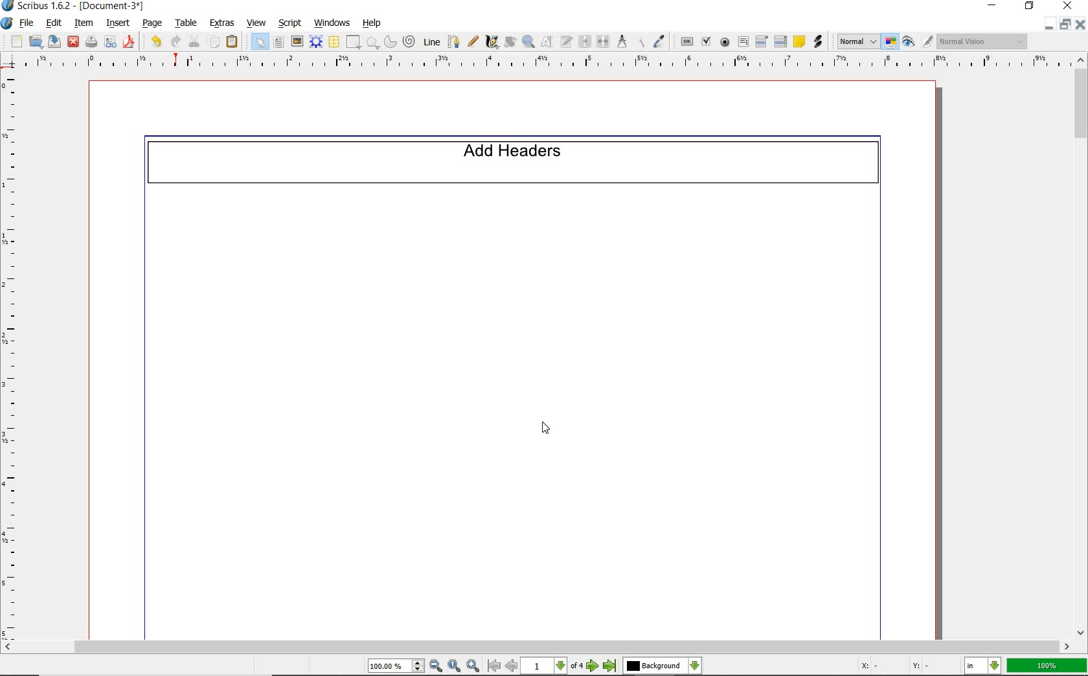  I want to click on pdf list box, so click(782, 41).